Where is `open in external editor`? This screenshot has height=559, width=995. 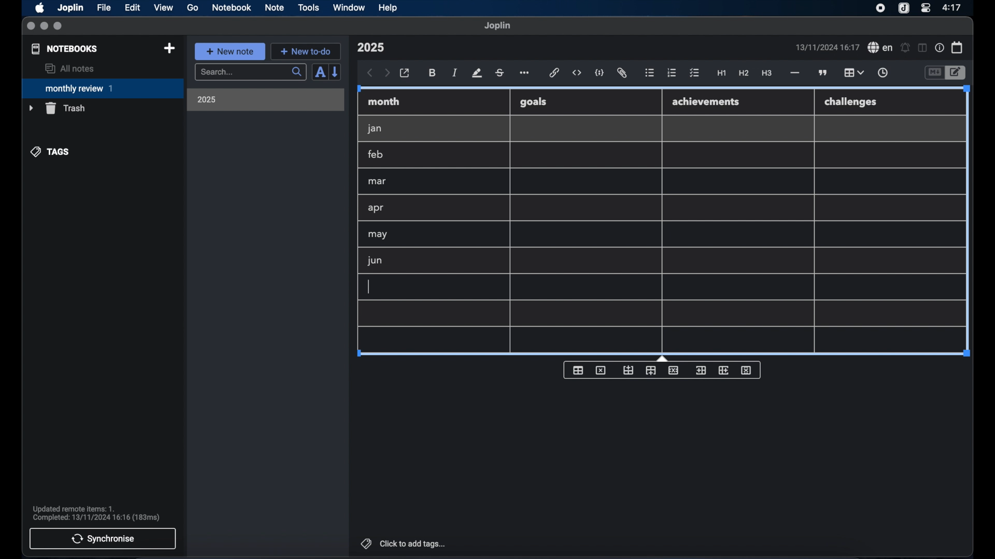 open in external editor is located at coordinates (405, 73).